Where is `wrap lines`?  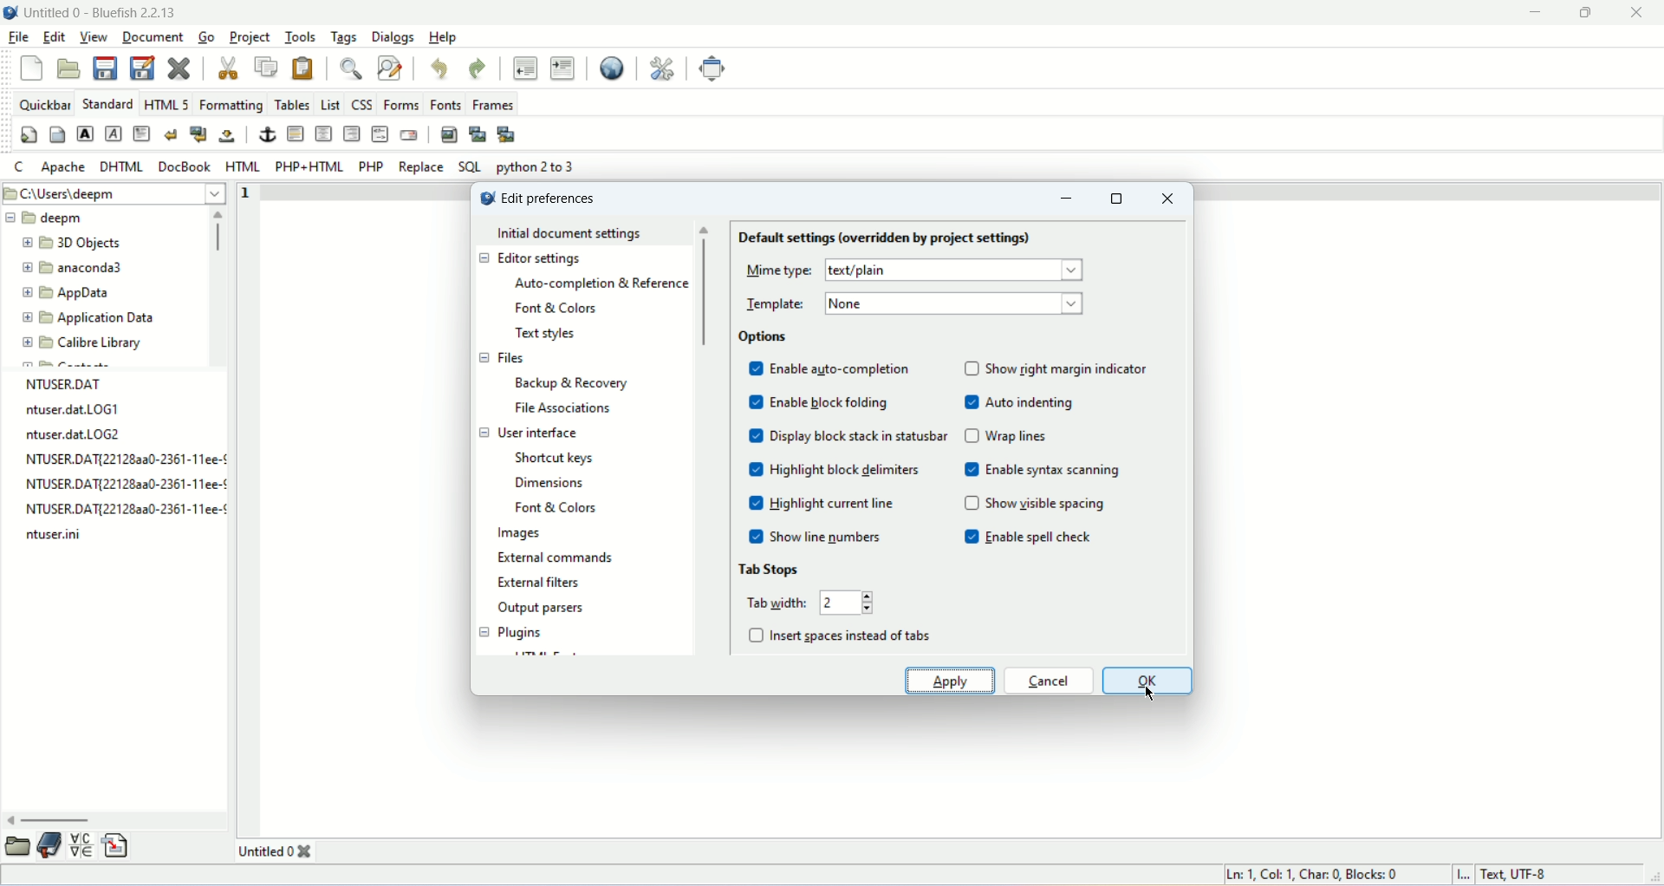 wrap lines is located at coordinates (1017, 438).